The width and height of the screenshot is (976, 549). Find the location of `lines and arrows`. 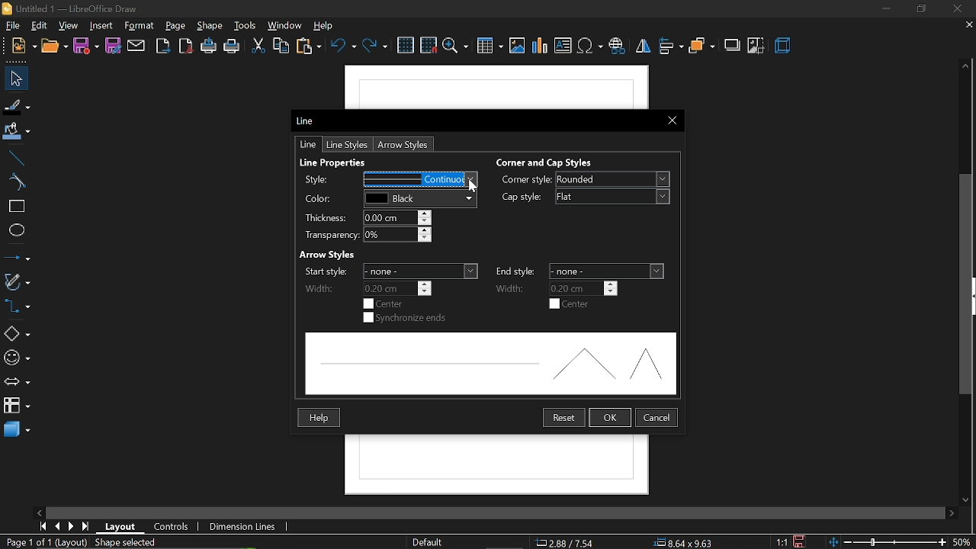

lines and arrows is located at coordinates (18, 256).